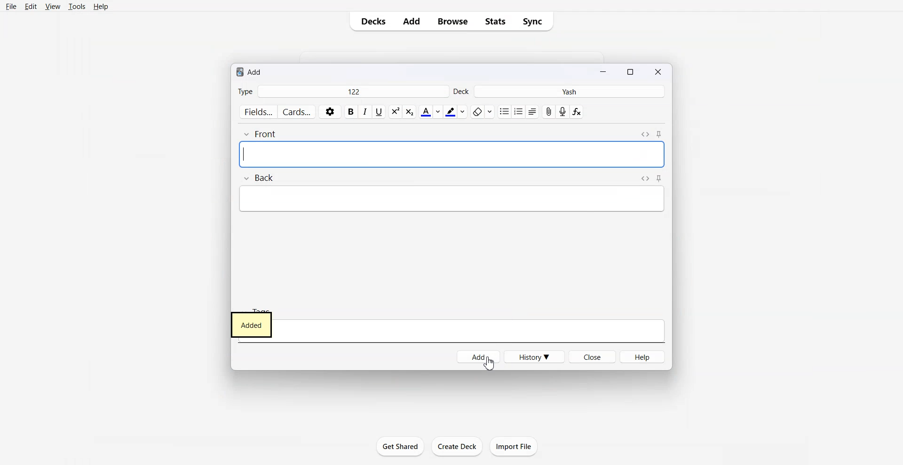 The image size is (903, 465). What do you see at coordinates (490, 363) in the screenshot?
I see `Cursor` at bounding box center [490, 363].